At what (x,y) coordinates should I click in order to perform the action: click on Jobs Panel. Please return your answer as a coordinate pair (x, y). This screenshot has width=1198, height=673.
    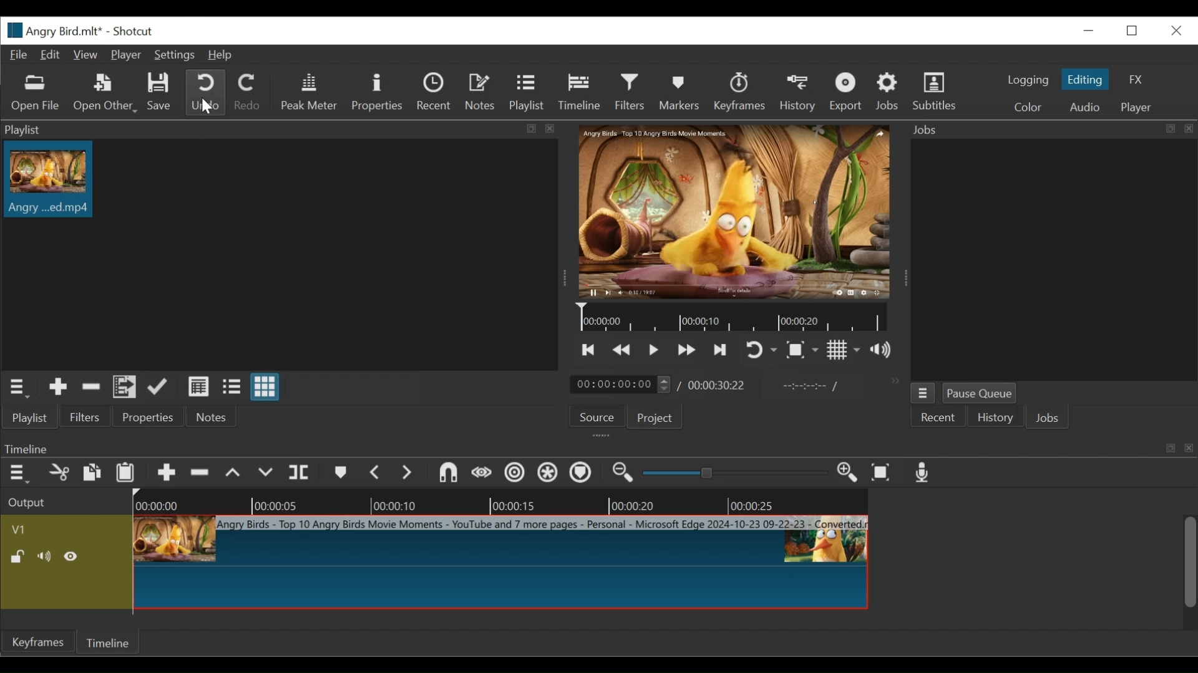
    Looking at the image, I should click on (1053, 130).